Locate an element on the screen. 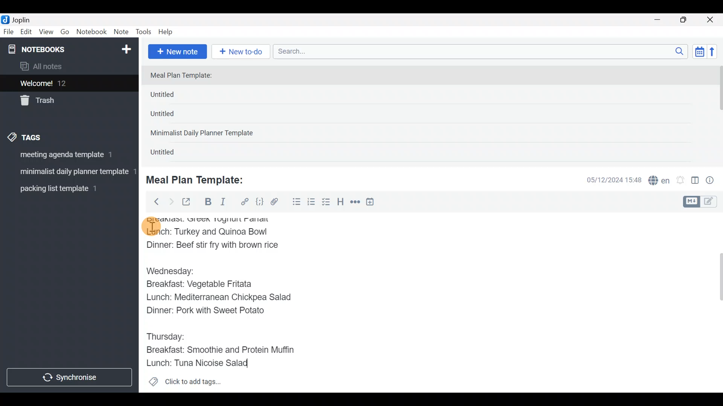 This screenshot has height=406, width=723. View is located at coordinates (46, 33).